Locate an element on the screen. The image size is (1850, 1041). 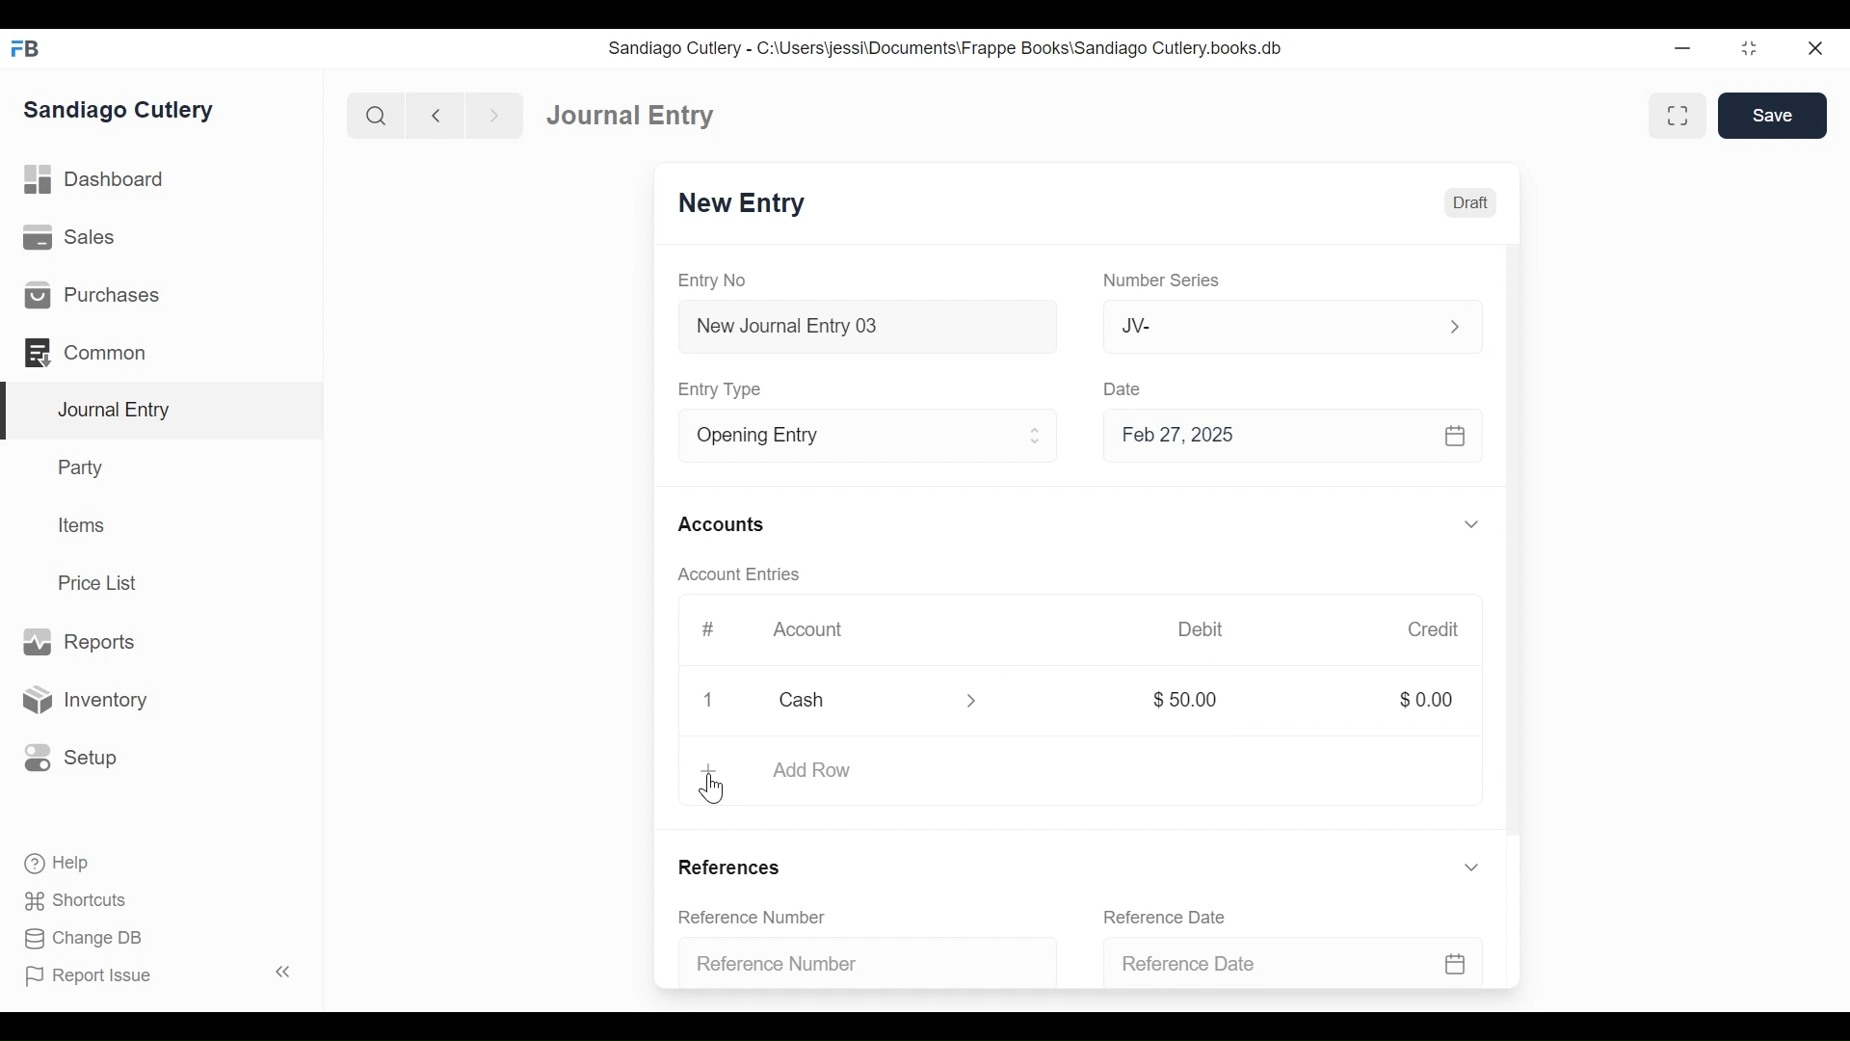
Vertical Scroll bar is located at coordinates (1516, 558).